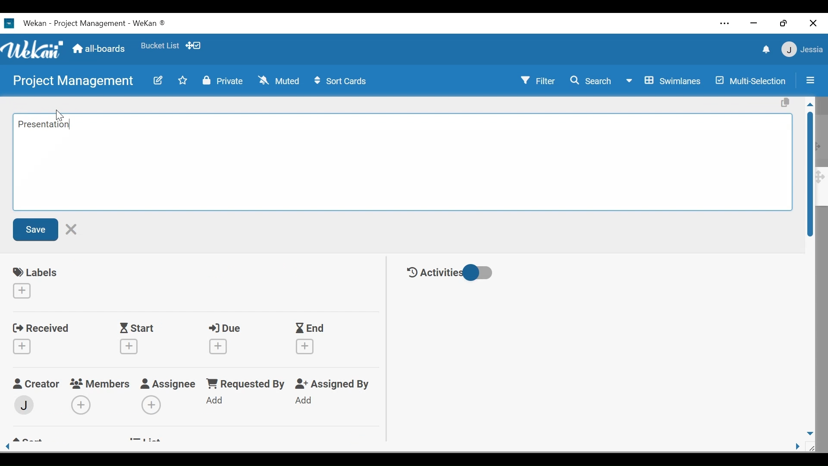 This screenshot has height=466, width=828. What do you see at coordinates (36, 229) in the screenshot?
I see `Save` at bounding box center [36, 229].